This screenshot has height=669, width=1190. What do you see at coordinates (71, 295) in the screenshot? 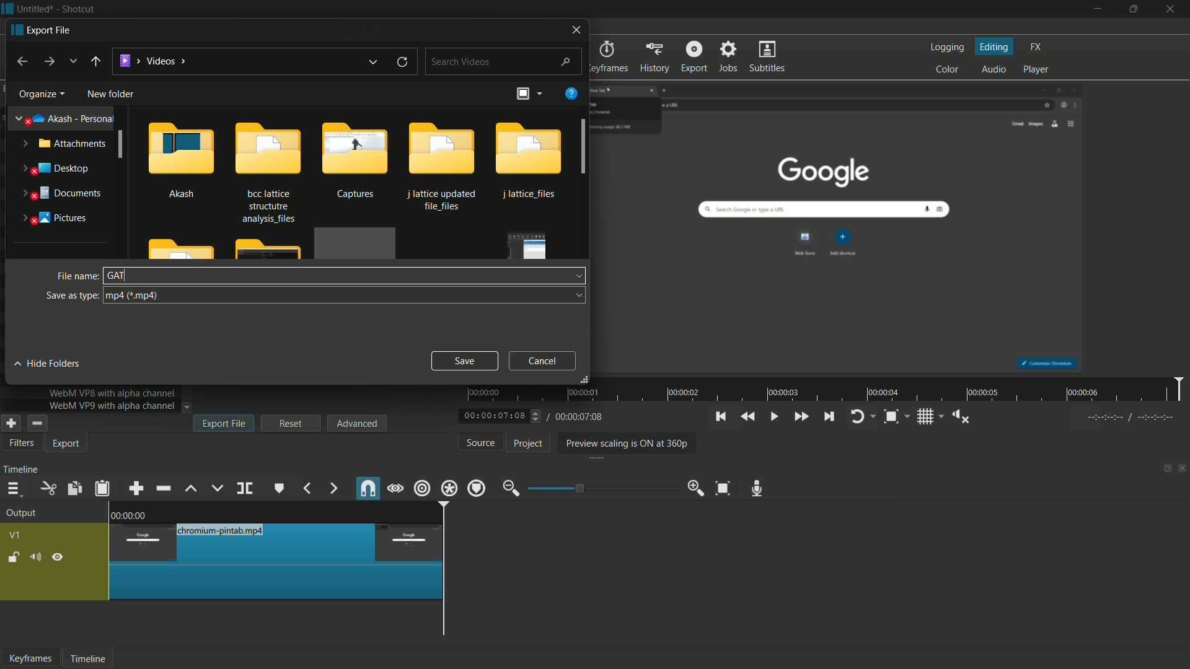
I see `save as type` at bounding box center [71, 295].